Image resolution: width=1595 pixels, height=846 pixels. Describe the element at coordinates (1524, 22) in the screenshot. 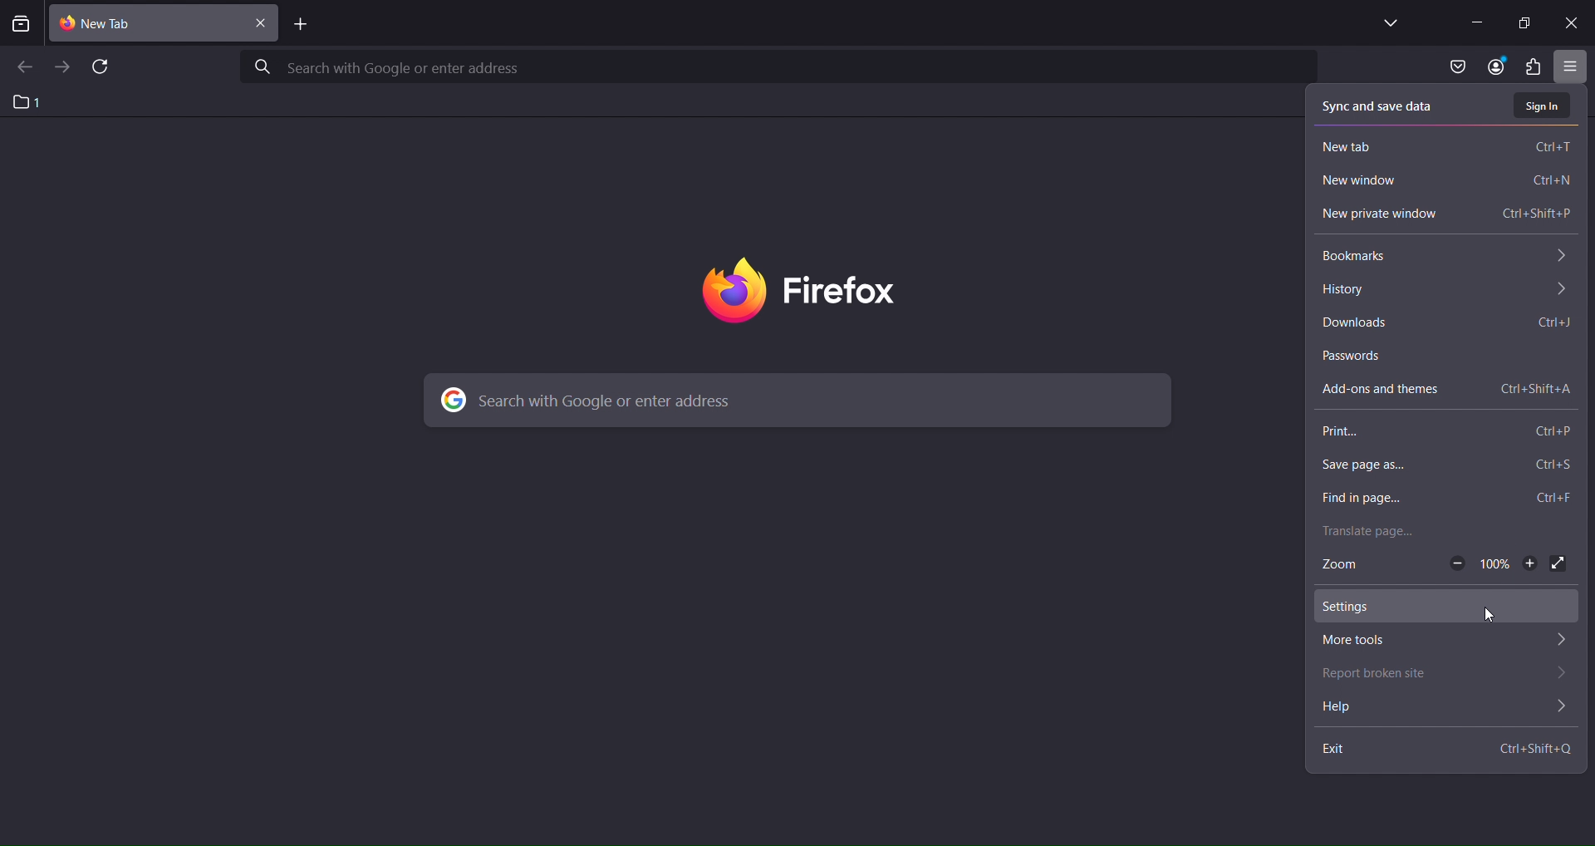

I see `restore window` at that location.